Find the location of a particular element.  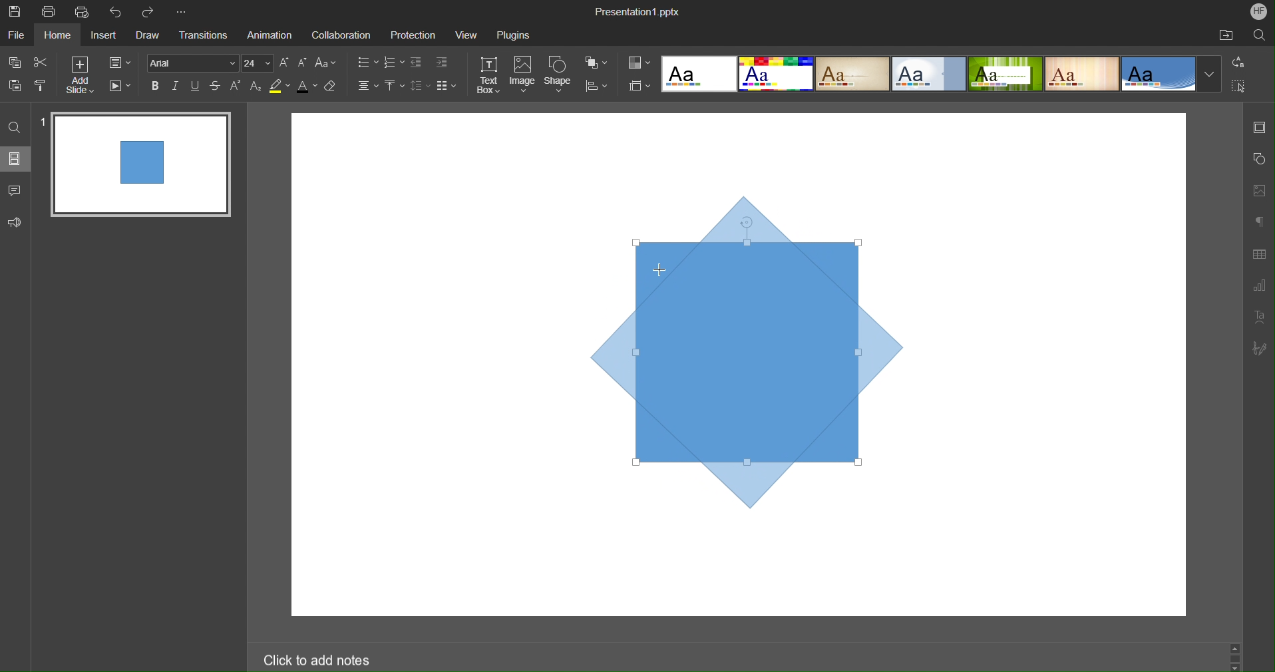

Bullet List is located at coordinates (365, 63).